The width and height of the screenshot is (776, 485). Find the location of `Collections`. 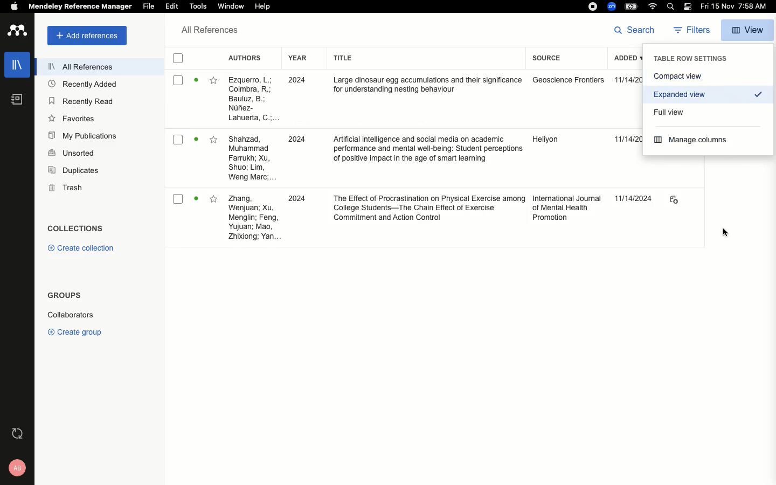

Collections is located at coordinates (75, 228).